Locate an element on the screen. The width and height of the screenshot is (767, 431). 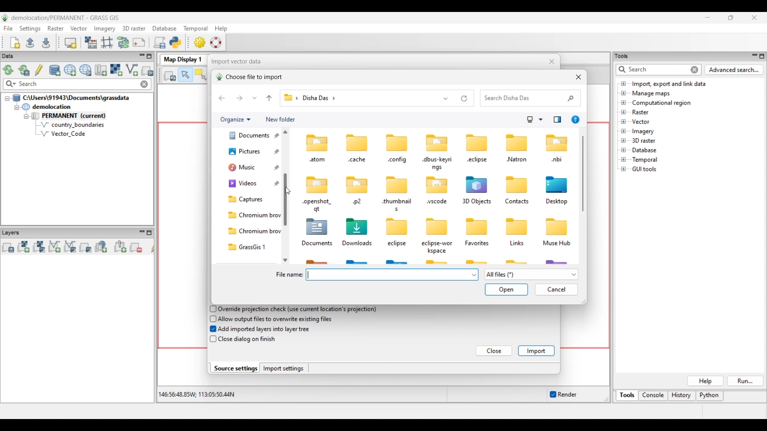
Go back is located at coordinates (222, 98).